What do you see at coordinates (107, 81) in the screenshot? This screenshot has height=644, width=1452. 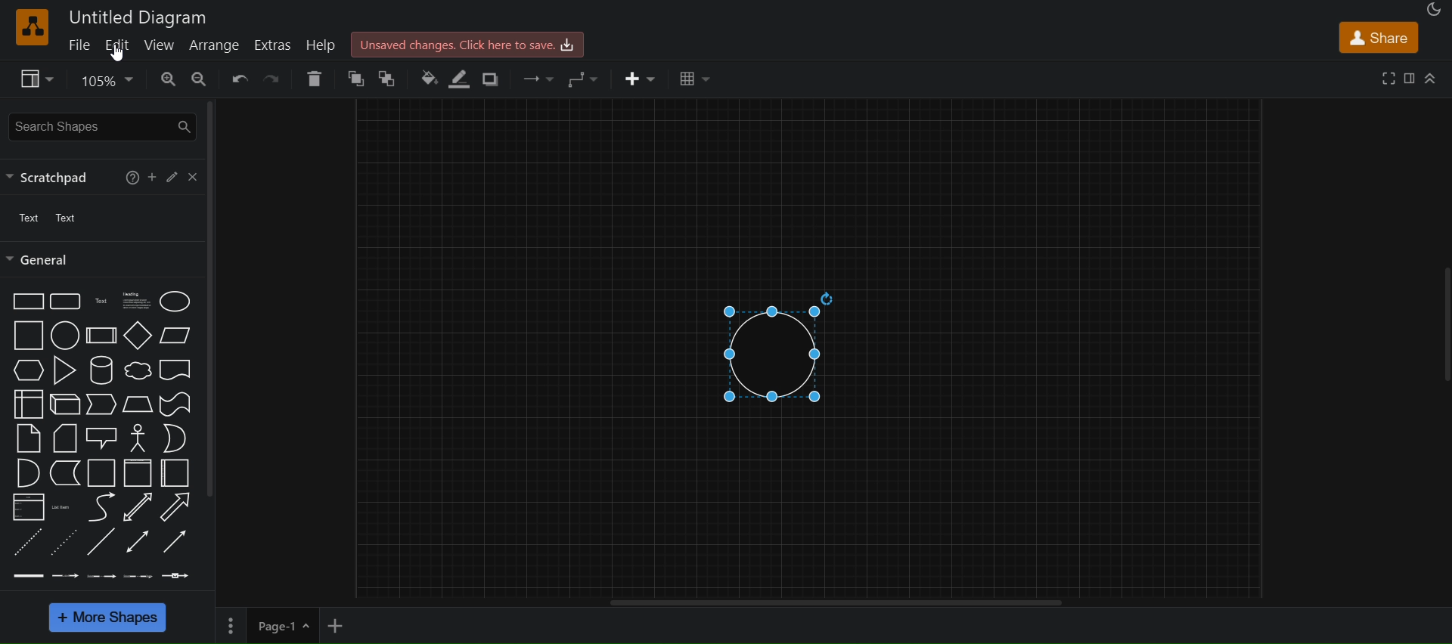 I see `zoom` at bounding box center [107, 81].